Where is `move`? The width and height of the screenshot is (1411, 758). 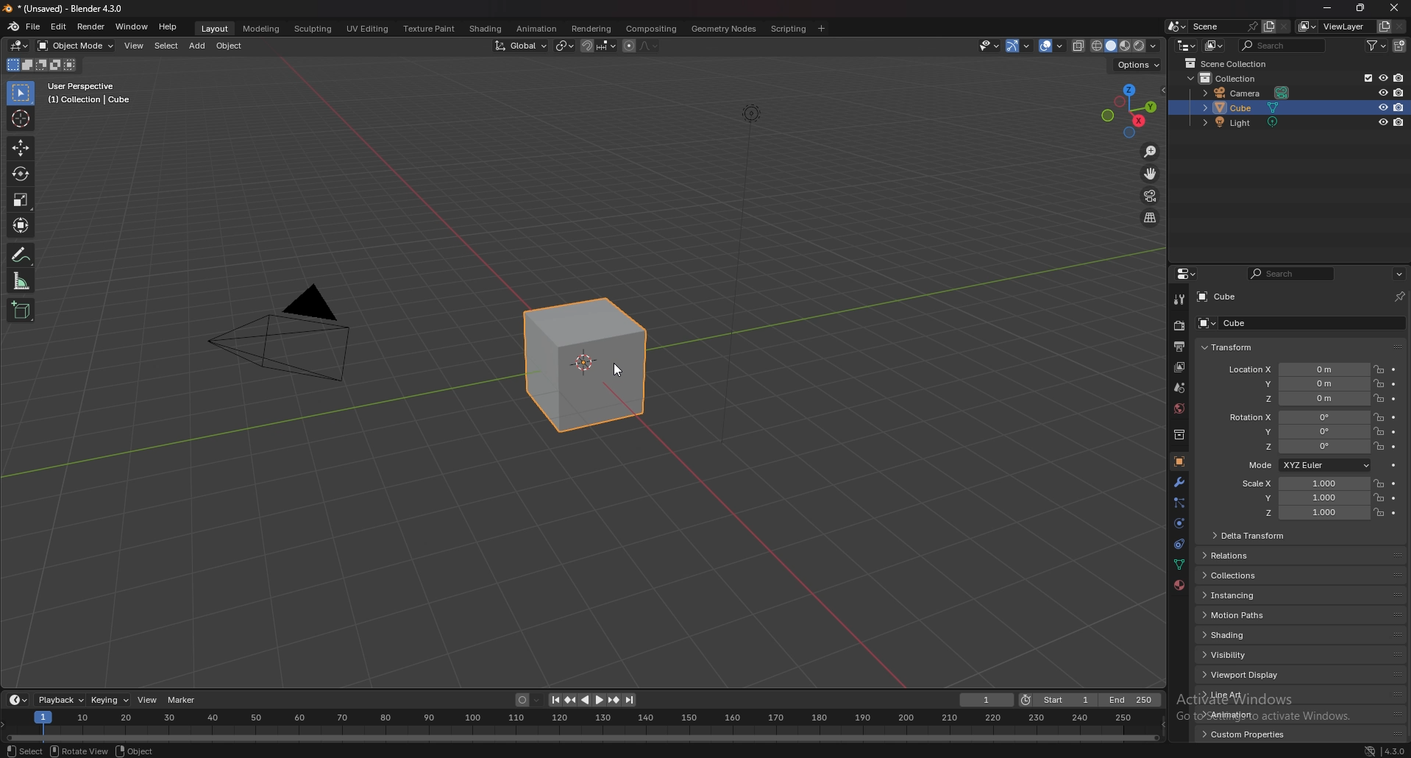 move is located at coordinates (1151, 174).